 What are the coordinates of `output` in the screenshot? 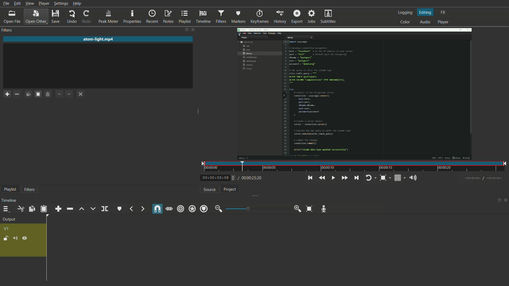 It's located at (9, 219).